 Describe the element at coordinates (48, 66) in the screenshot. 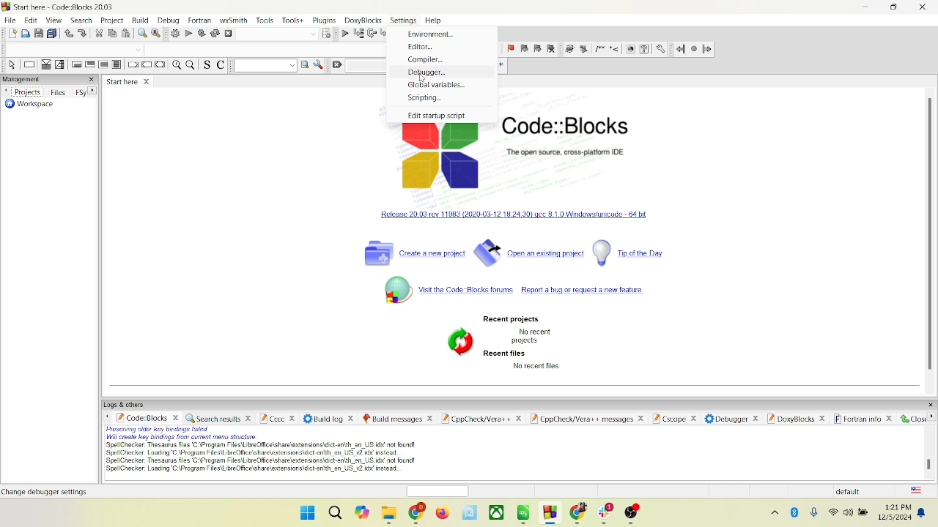

I see `decision` at that location.